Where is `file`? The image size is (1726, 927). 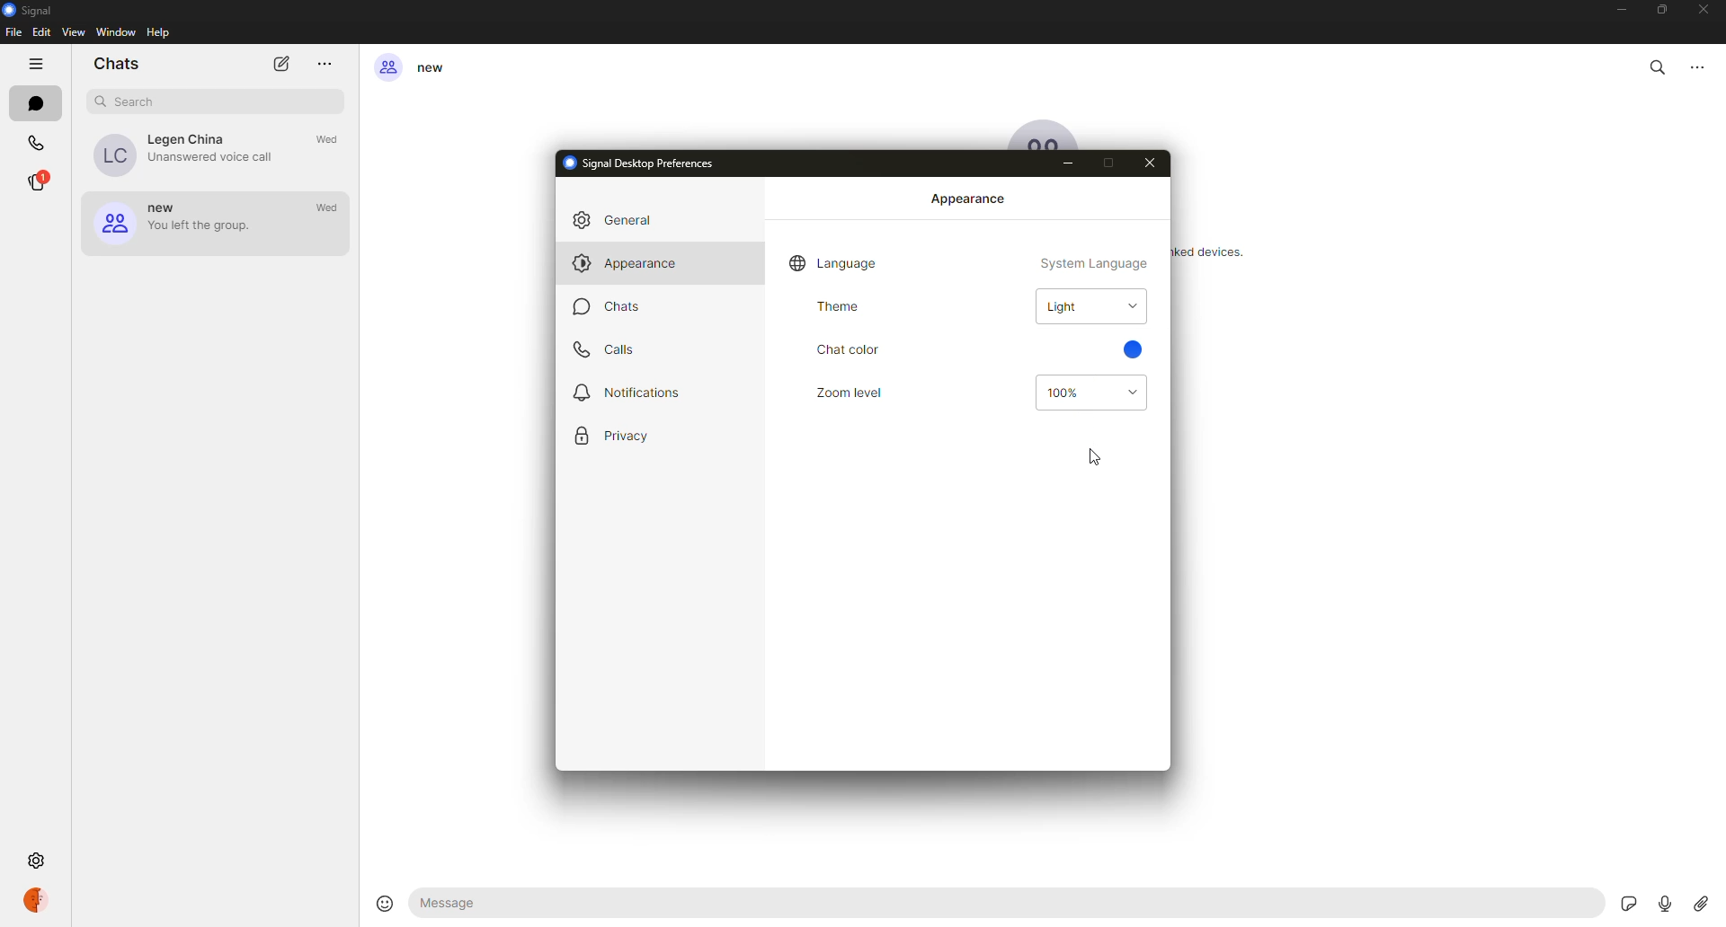 file is located at coordinates (13, 35).